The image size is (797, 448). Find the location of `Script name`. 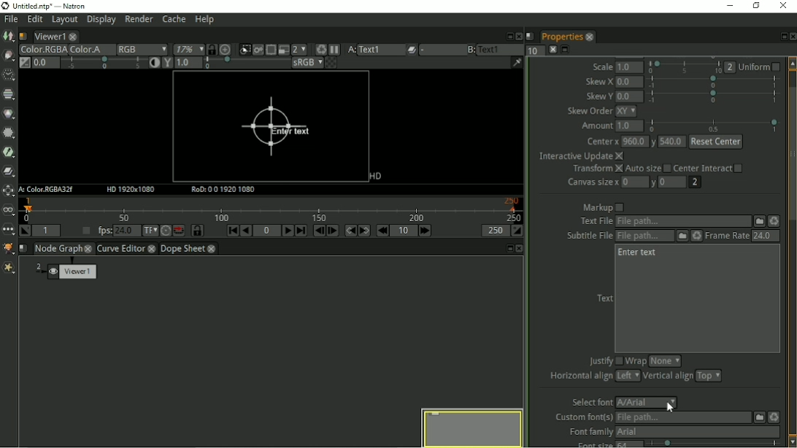

Script name is located at coordinates (530, 36).